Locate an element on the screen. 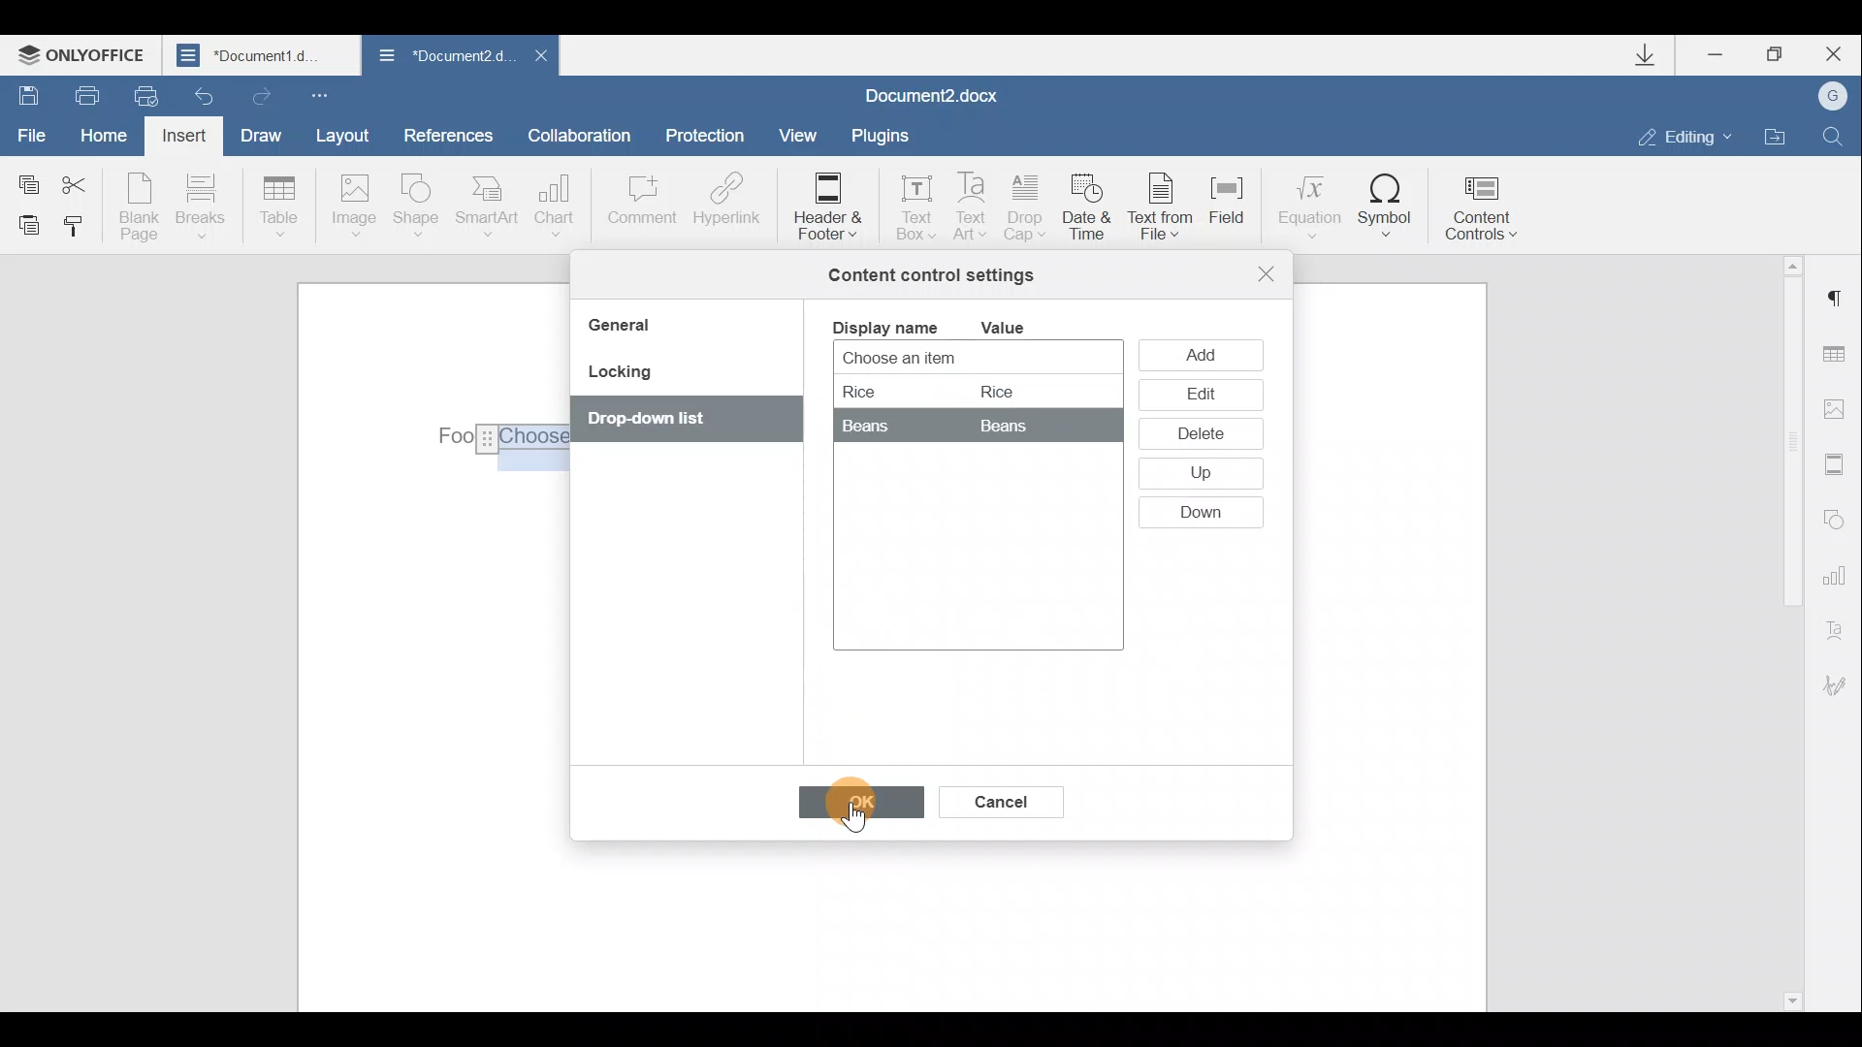 The image size is (1862, 1047). Symbol is located at coordinates (1386, 205).